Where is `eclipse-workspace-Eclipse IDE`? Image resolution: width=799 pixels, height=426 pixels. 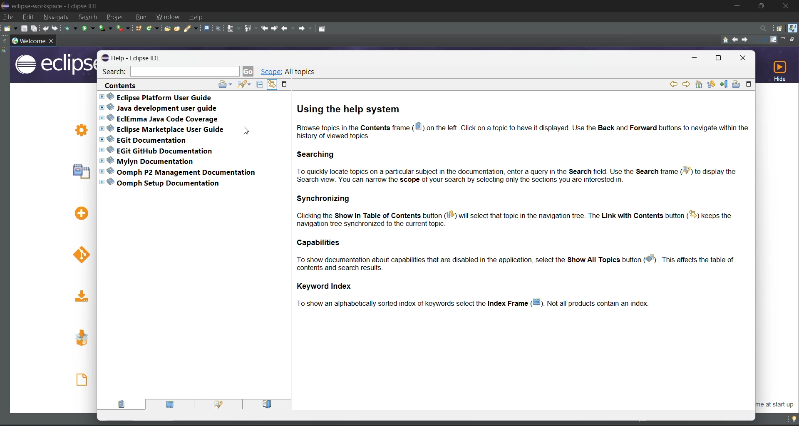
eclipse-workspace-Eclipse IDE is located at coordinates (53, 7).